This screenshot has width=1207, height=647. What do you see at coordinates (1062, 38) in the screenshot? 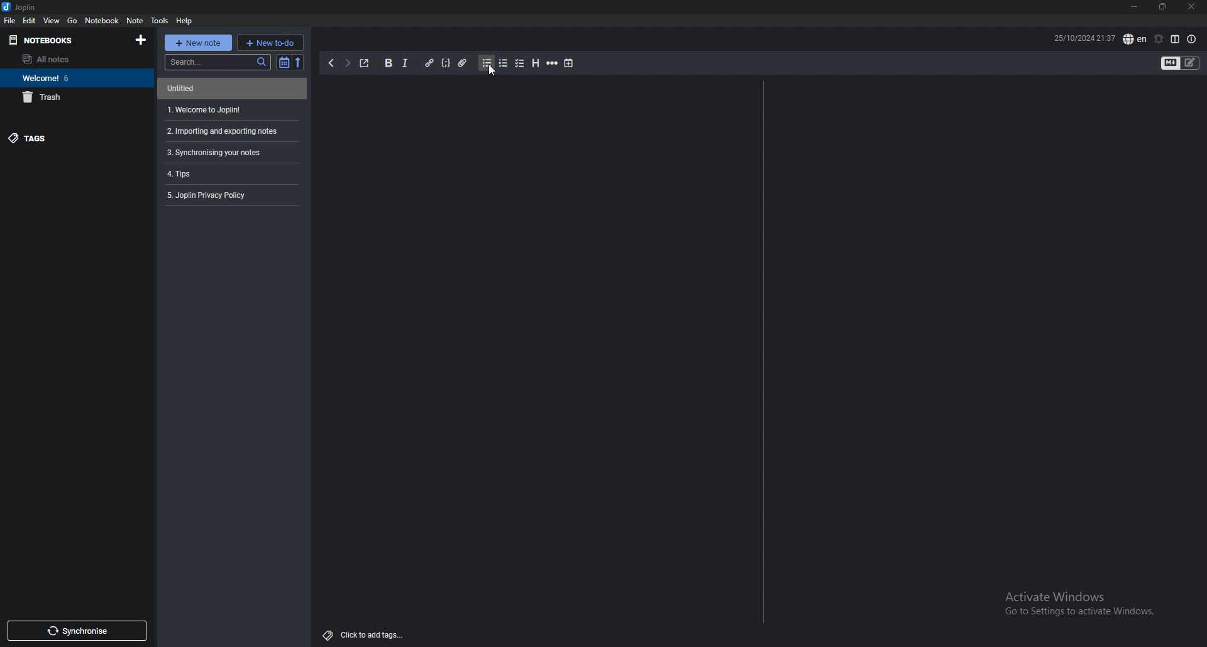
I see `25/10/2024 21:37` at bounding box center [1062, 38].